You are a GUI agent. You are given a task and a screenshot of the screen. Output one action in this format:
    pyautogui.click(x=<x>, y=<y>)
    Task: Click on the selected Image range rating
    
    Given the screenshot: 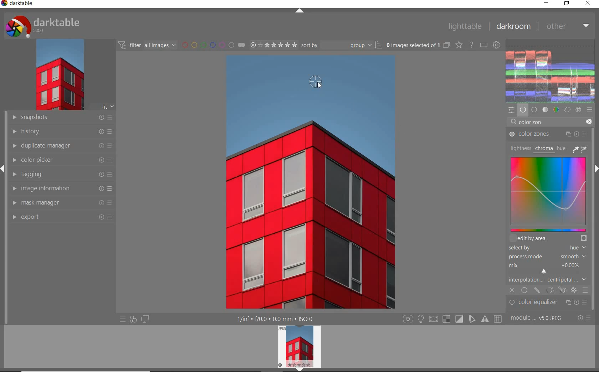 What is the action you would take?
    pyautogui.click(x=274, y=45)
    